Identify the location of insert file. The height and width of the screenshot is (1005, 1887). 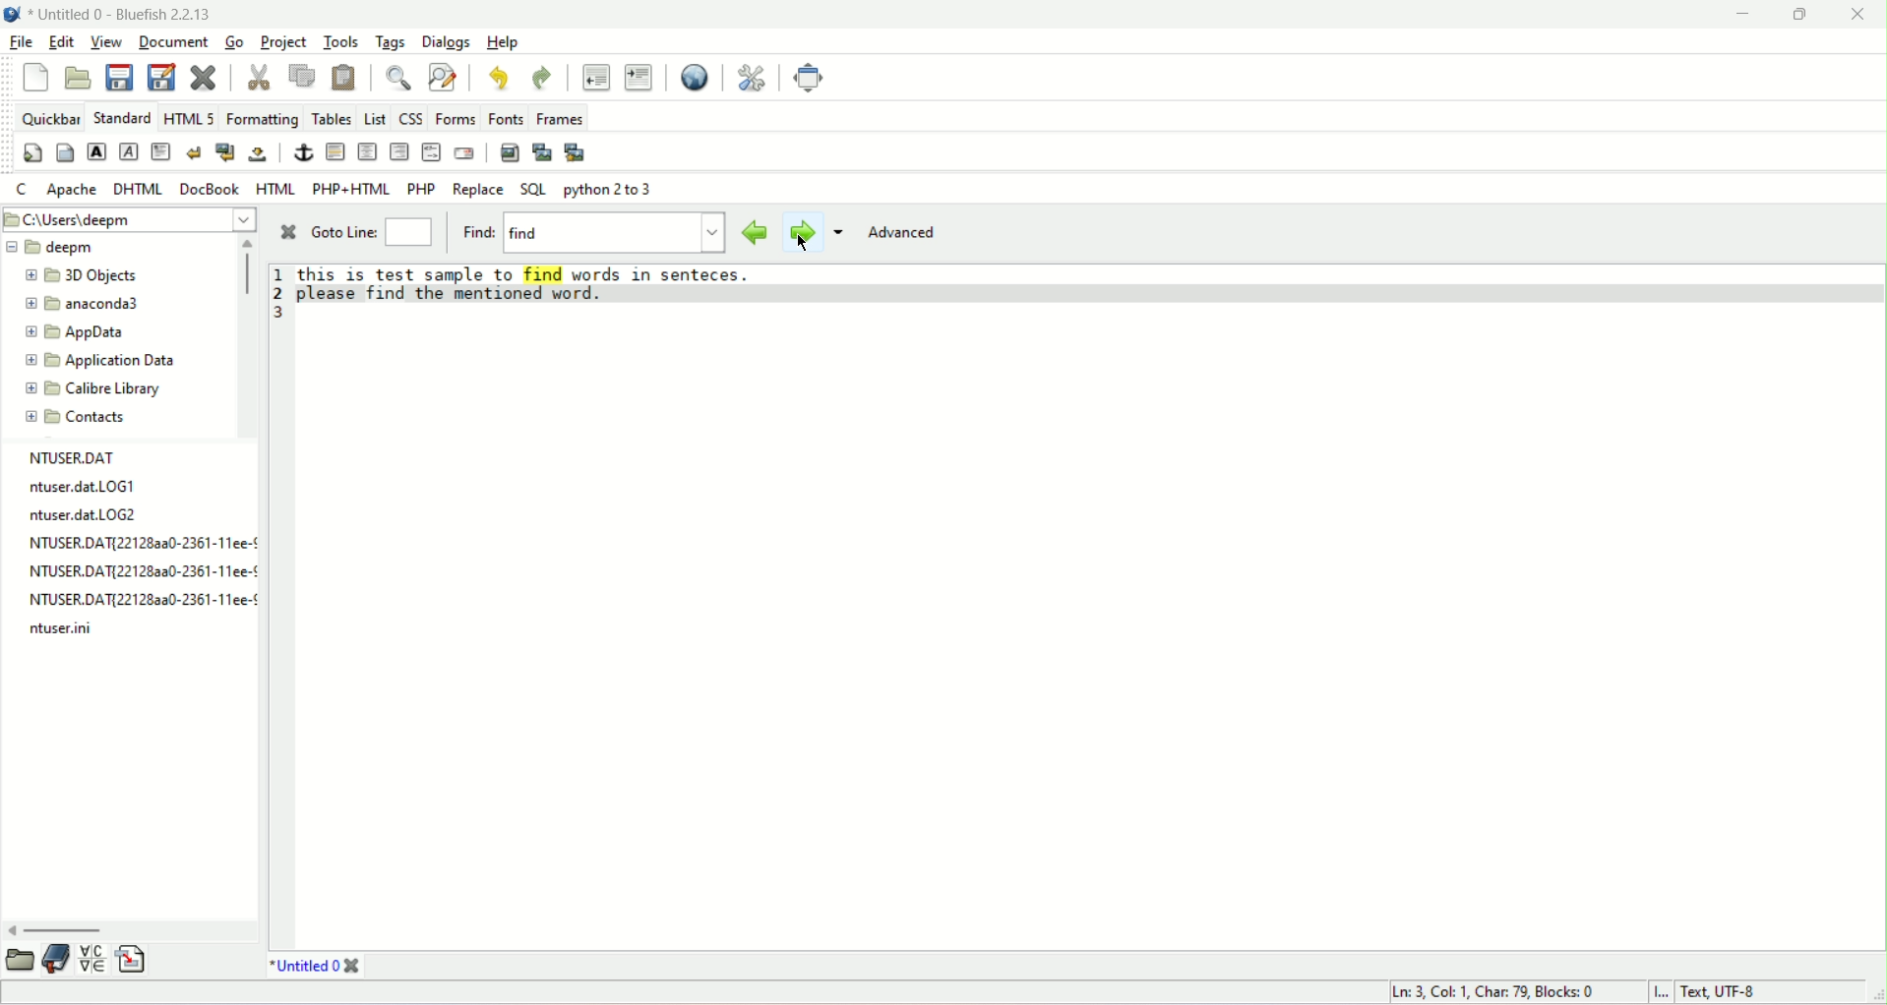
(132, 956).